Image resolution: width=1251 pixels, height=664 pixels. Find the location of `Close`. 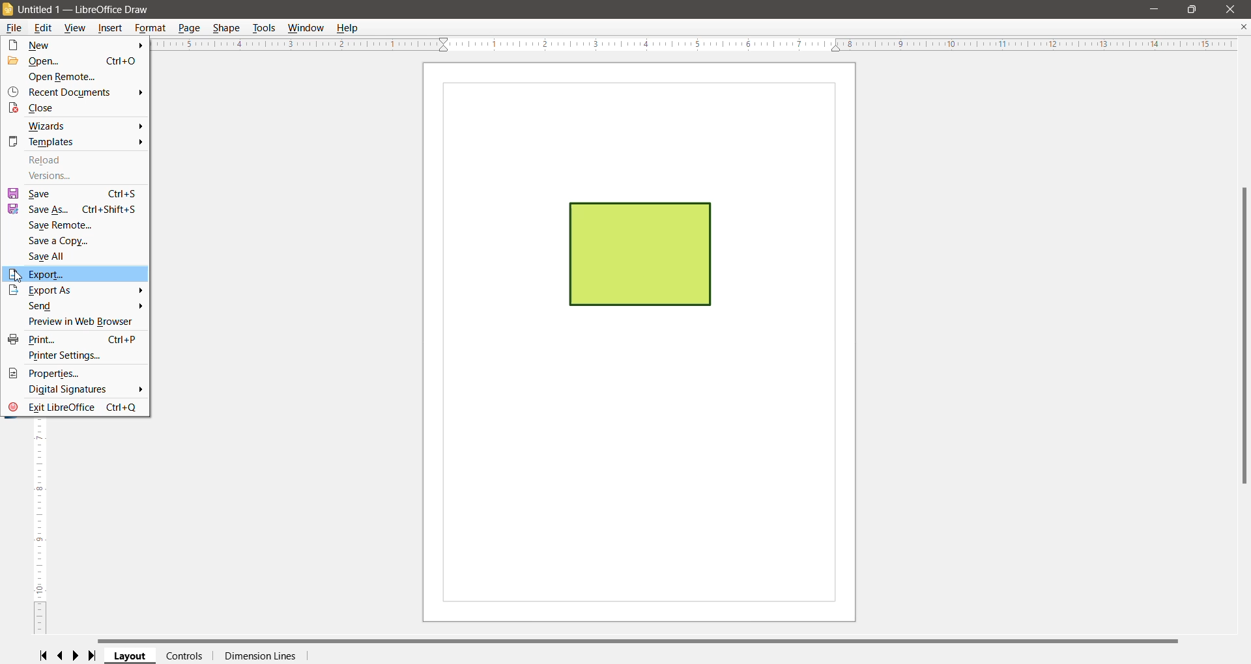

Close is located at coordinates (1232, 8).